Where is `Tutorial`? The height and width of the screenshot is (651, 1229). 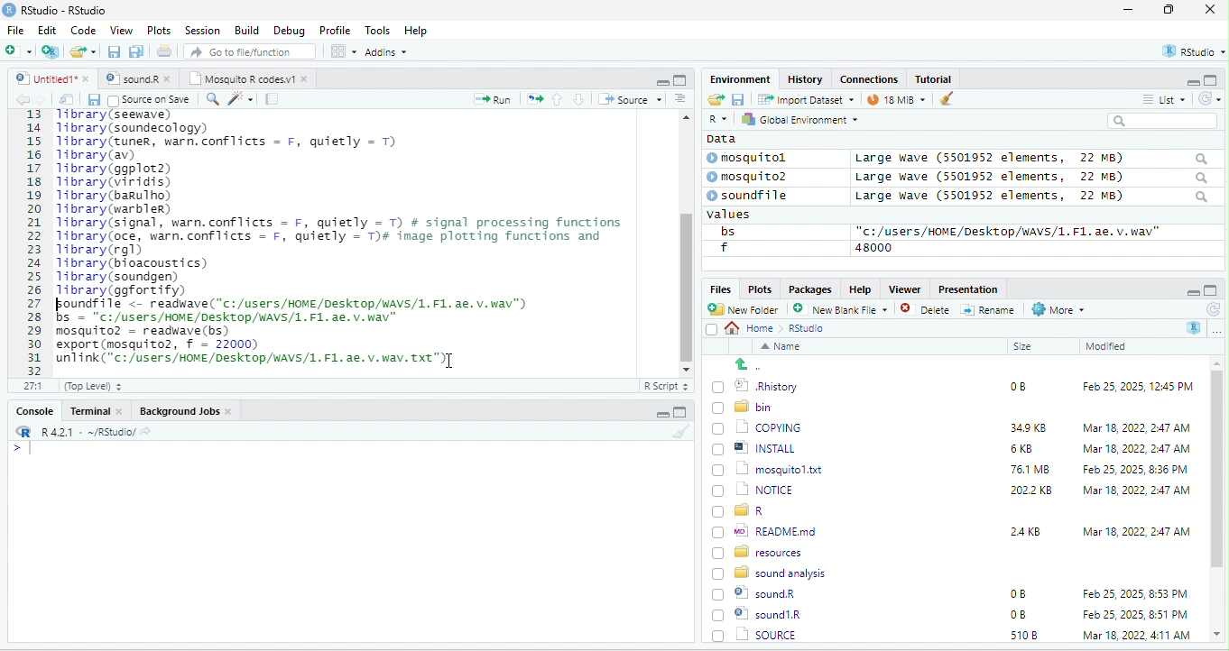 Tutorial is located at coordinates (936, 78).